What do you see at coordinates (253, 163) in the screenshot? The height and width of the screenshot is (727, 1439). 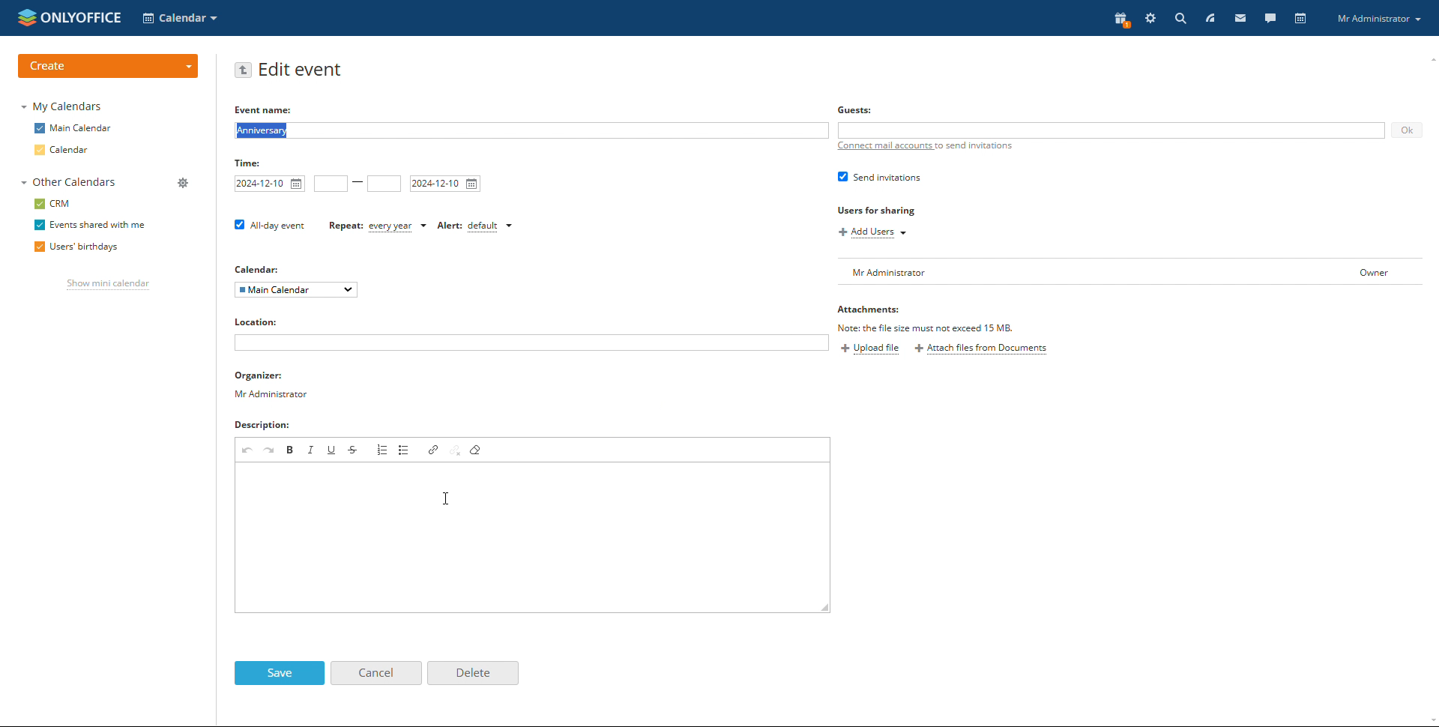 I see `Time:` at bounding box center [253, 163].